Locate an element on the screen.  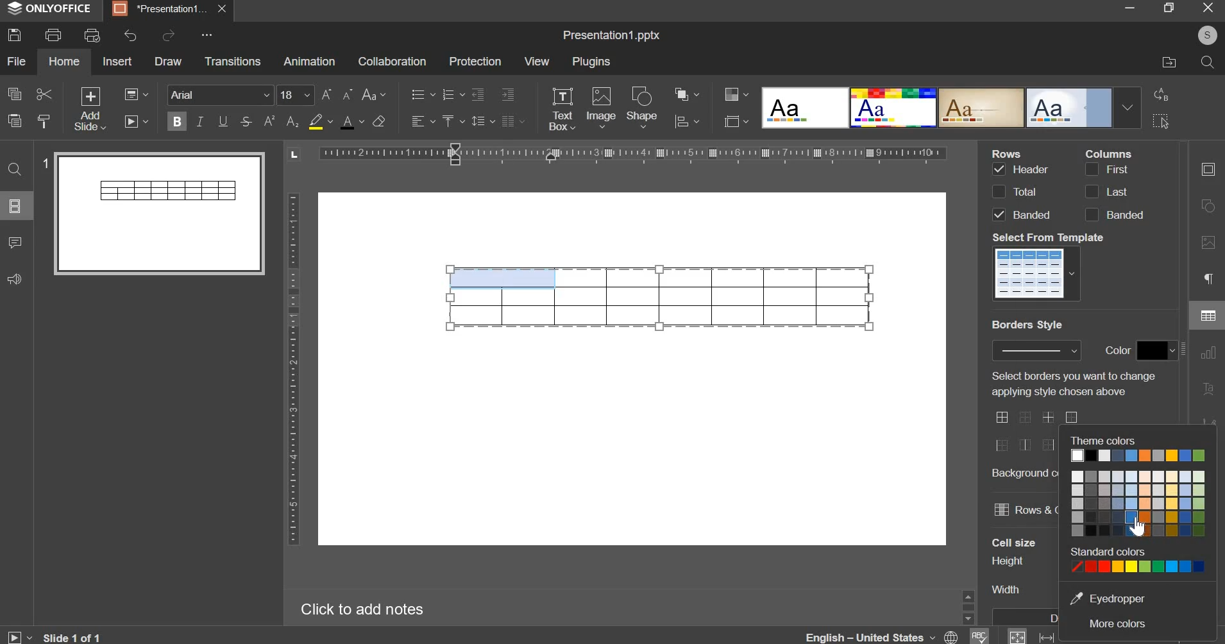
Background color is located at coordinates (1025, 473).